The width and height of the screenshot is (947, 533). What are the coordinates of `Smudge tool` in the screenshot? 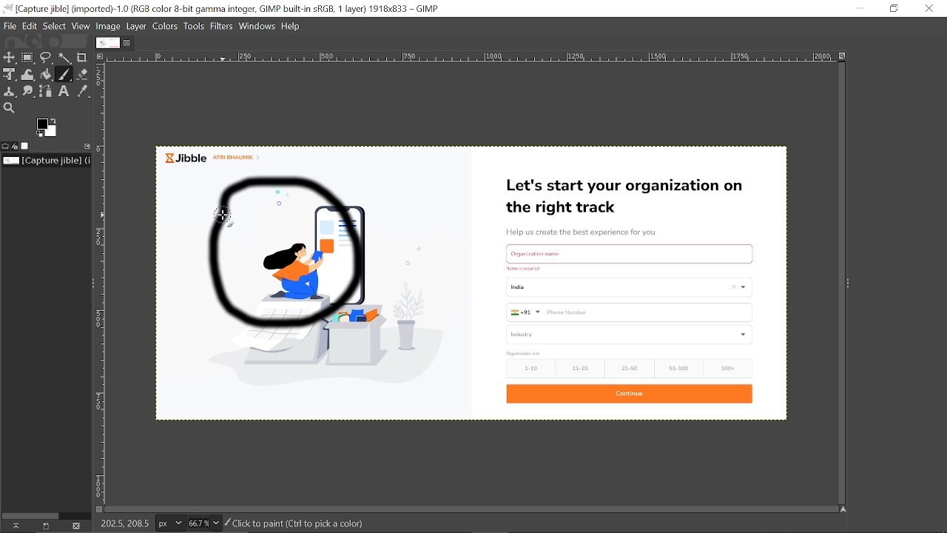 It's located at (30, 90).